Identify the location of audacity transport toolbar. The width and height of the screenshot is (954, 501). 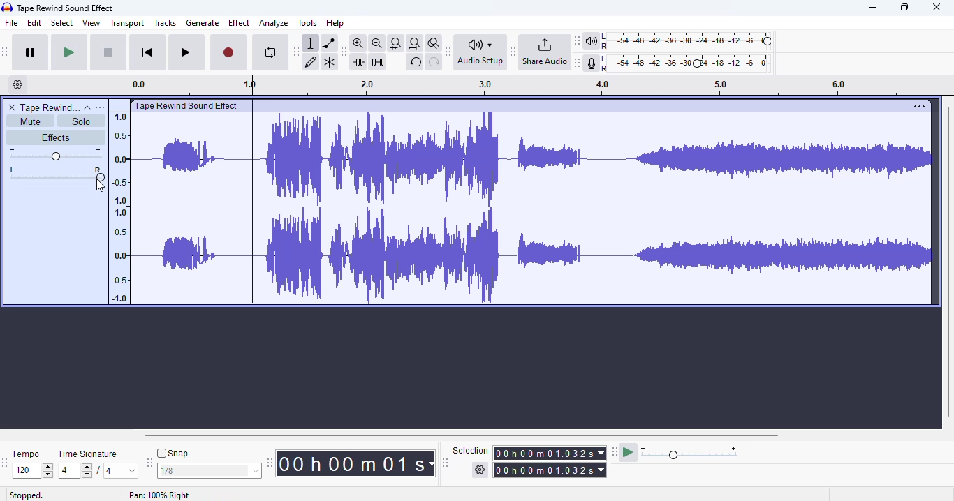
(5, 51).